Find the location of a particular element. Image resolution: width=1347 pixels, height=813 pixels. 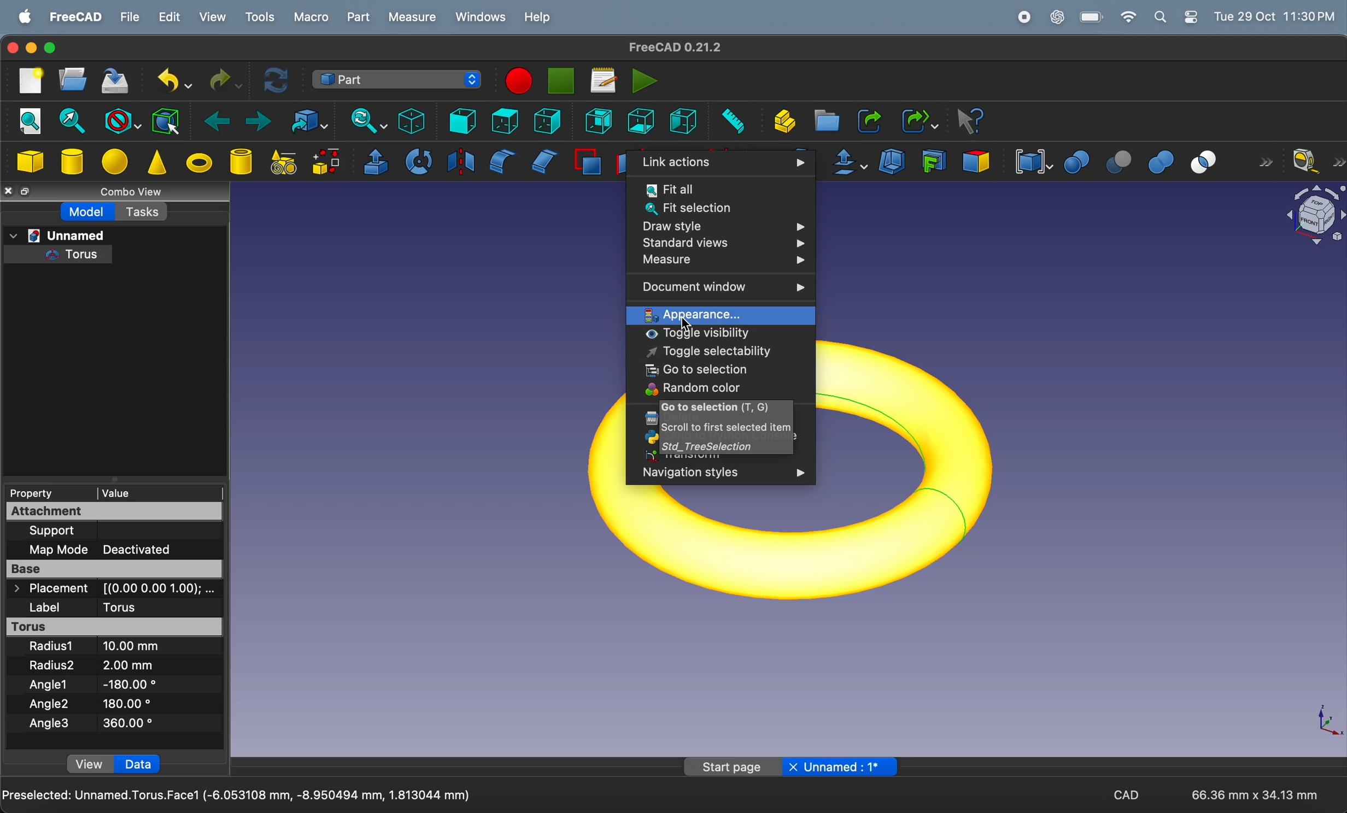

part is located at coordinates (359, 17).